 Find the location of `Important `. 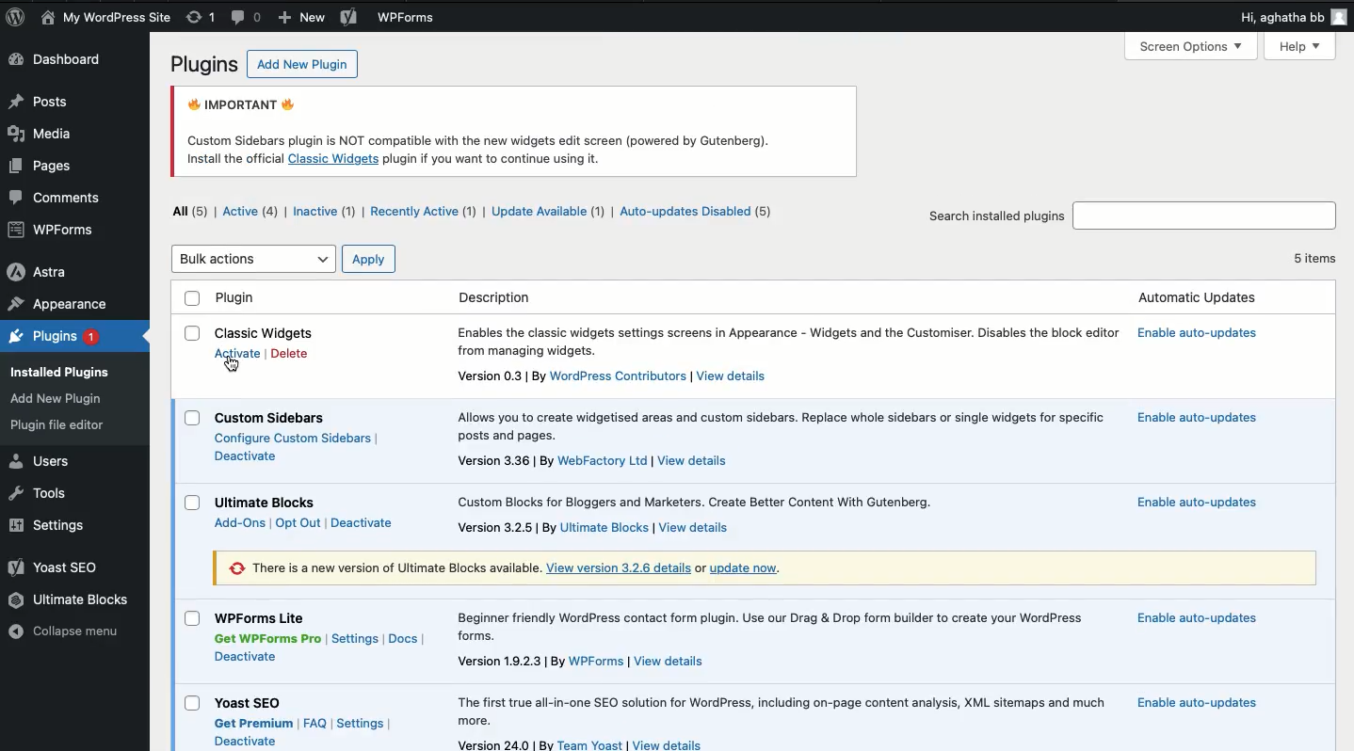

Important  is located at coordinates (481, 119).